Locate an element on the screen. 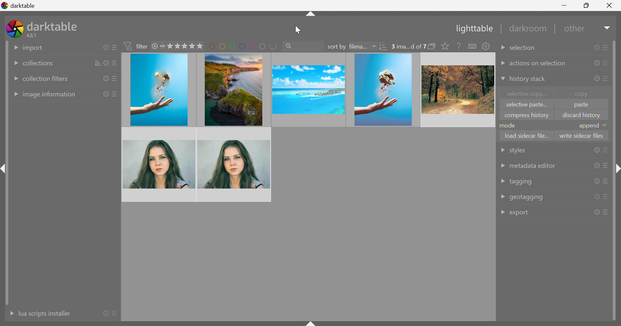 The width and height of the screenshot is (621, 326). Drop Down is located at coordinates (502, 49).